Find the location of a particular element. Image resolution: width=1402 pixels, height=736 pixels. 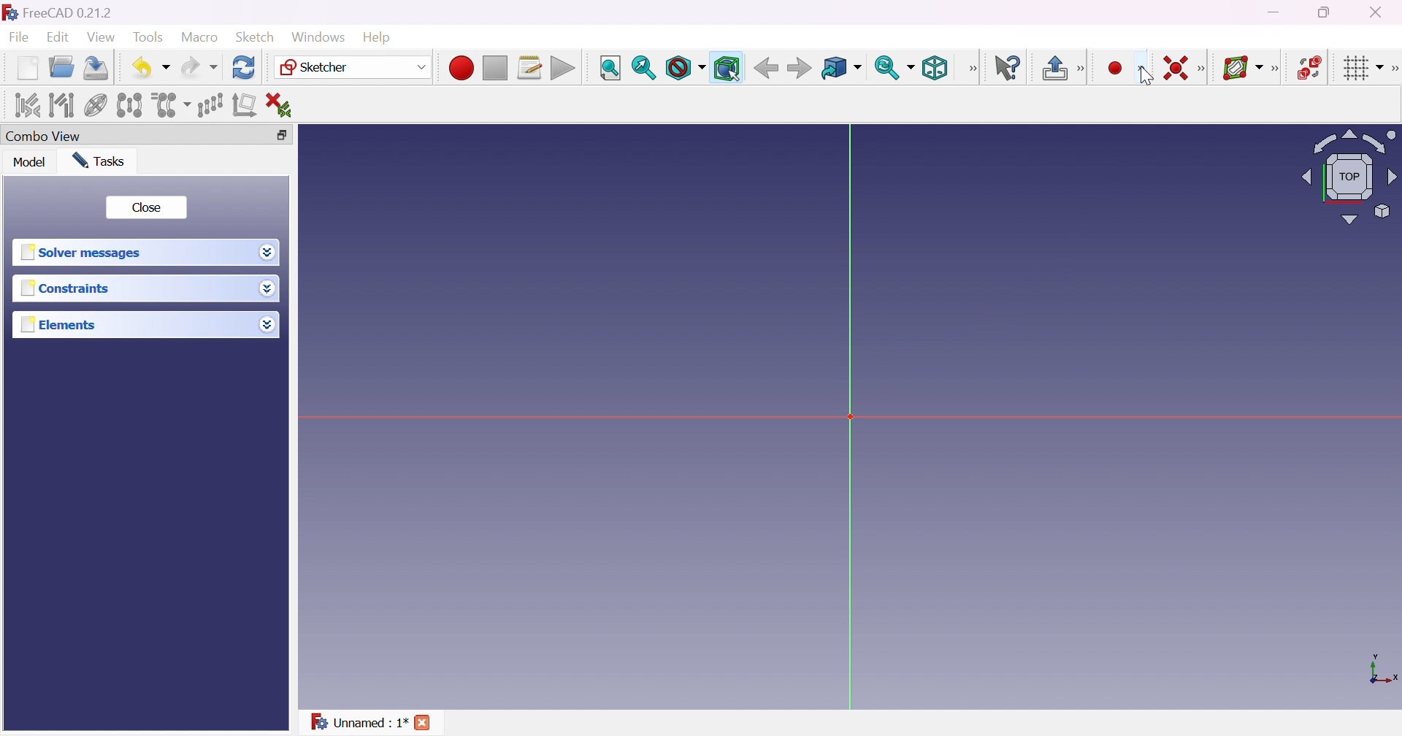

File is located at coordinates (19, 37).